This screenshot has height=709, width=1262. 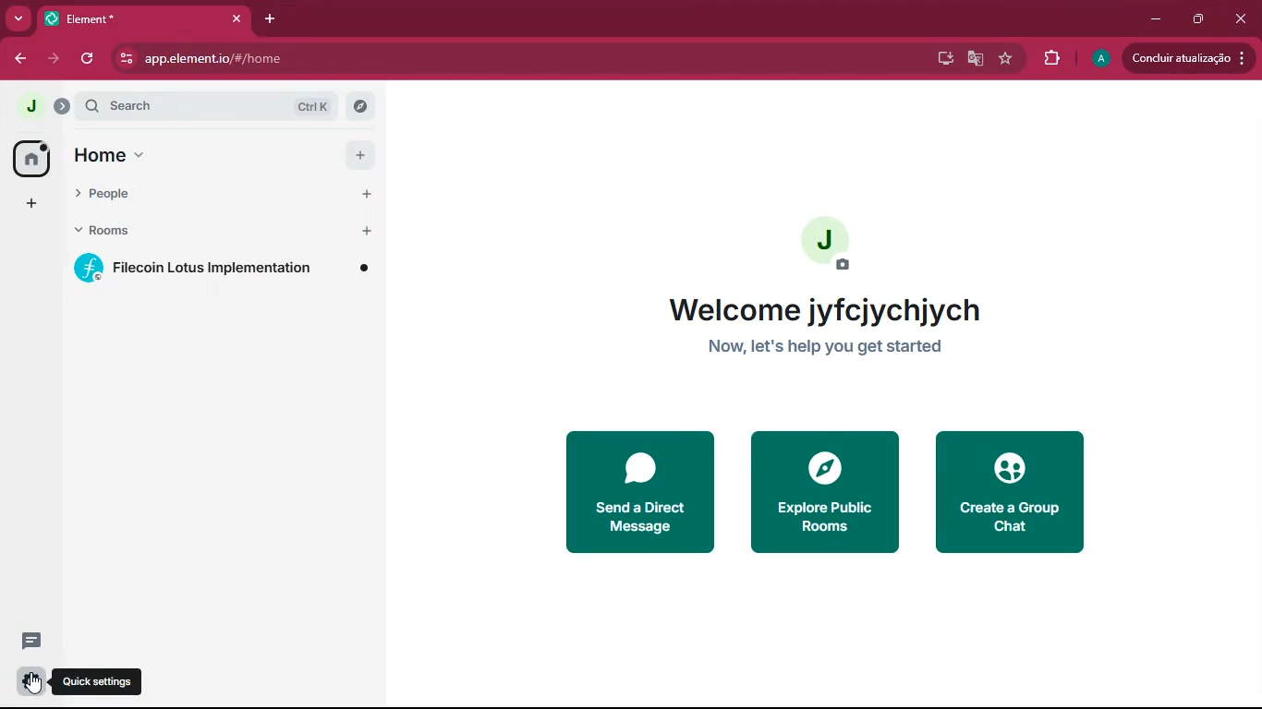 What do you see at coordinates (823, 244) in the screenshot?
I see `profile picture` at bounding box center [823, 244].